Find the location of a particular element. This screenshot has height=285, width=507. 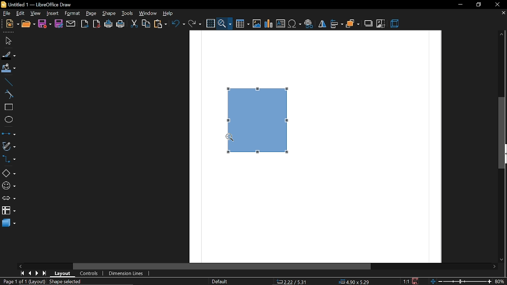

save as is located at coordinates (58, 23).